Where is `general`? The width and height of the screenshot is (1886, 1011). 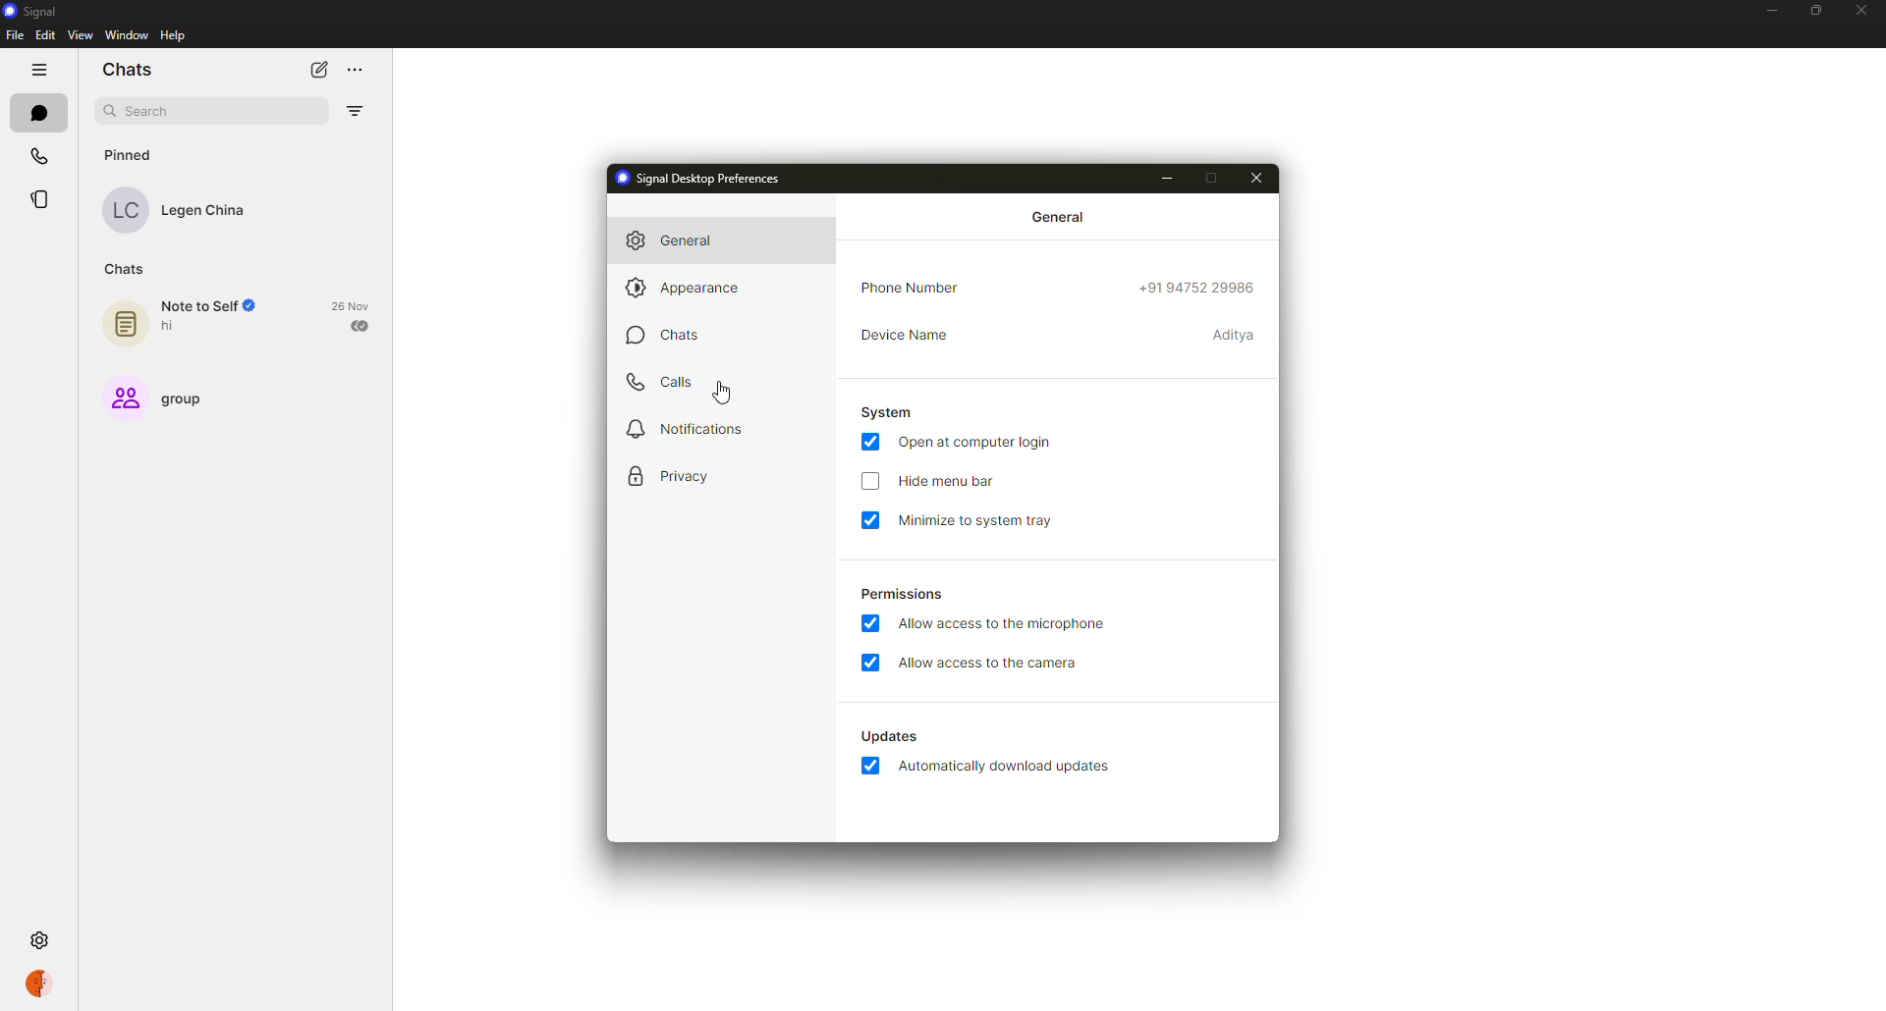 general is located at coordinates (678, 240).